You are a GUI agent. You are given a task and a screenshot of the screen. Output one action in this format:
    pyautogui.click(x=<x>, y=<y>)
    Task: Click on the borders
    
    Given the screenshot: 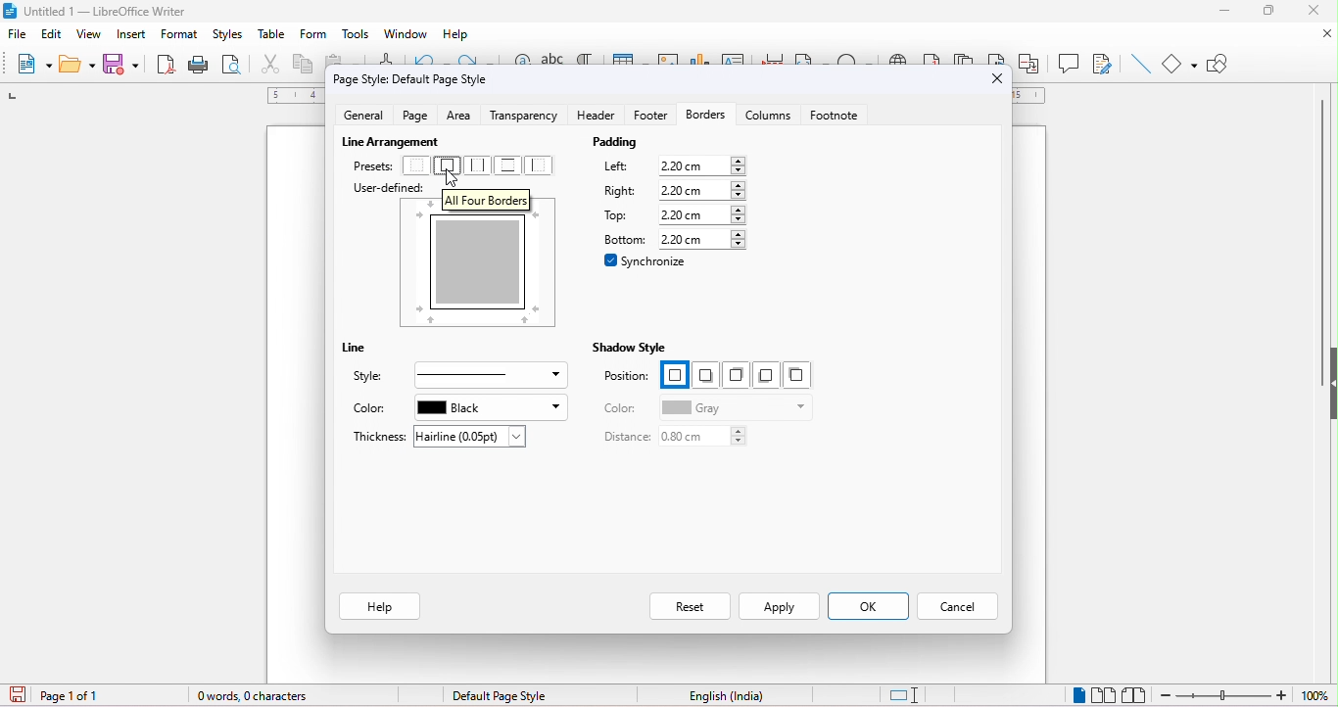 What is the action you would take?
    pyautogui.click(x=704, y=117)
    